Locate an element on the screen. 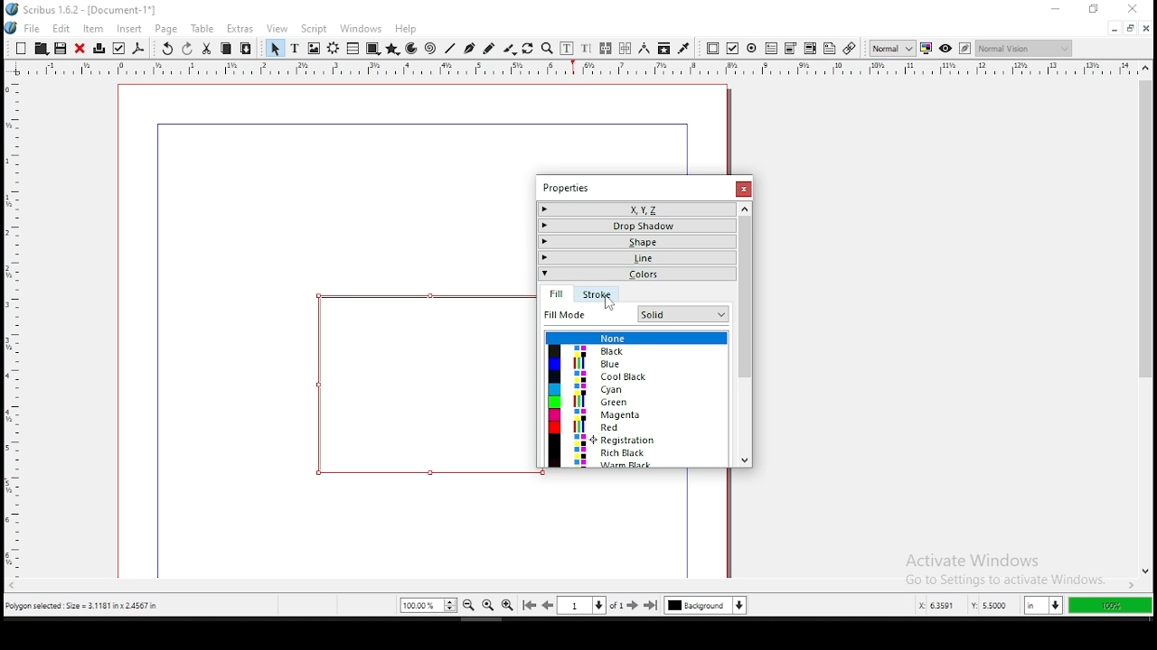 This screenshot has width=1157, height=650. cursor is located at coordinates (607, 303).